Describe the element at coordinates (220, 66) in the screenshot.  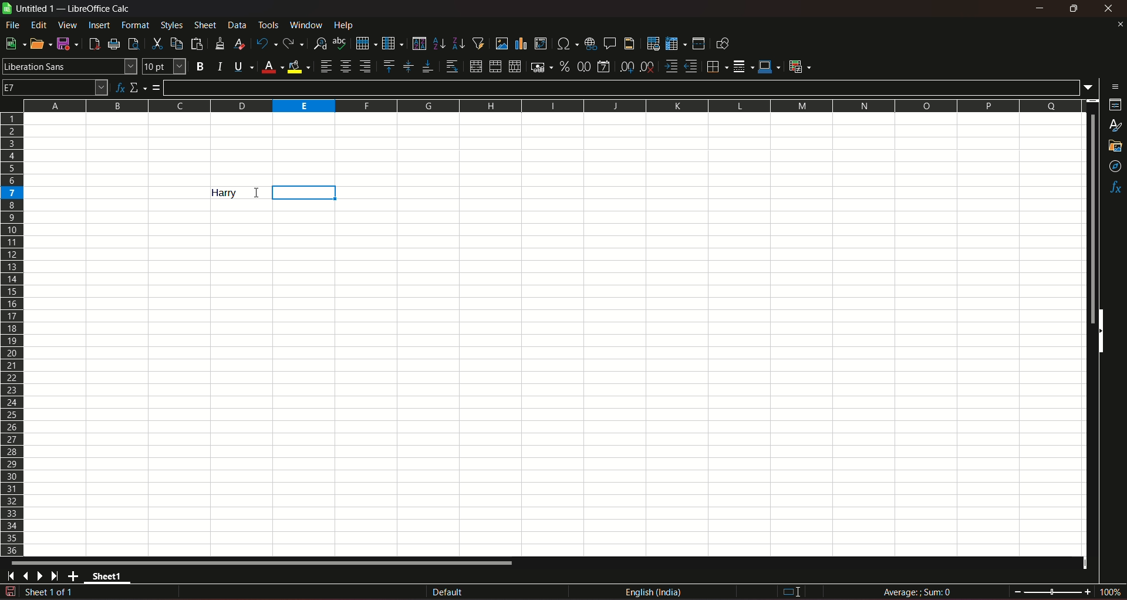
I see `italic` at that location.